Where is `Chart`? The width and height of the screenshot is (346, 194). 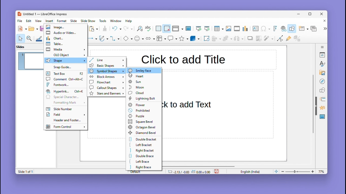 Chart is located at coordinates (65, 38).